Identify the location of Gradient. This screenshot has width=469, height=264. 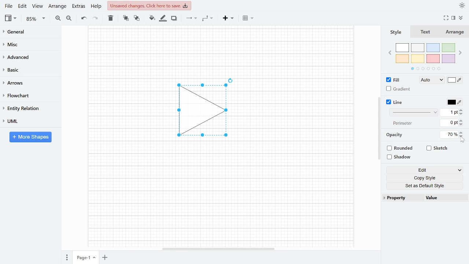
(399, 89).